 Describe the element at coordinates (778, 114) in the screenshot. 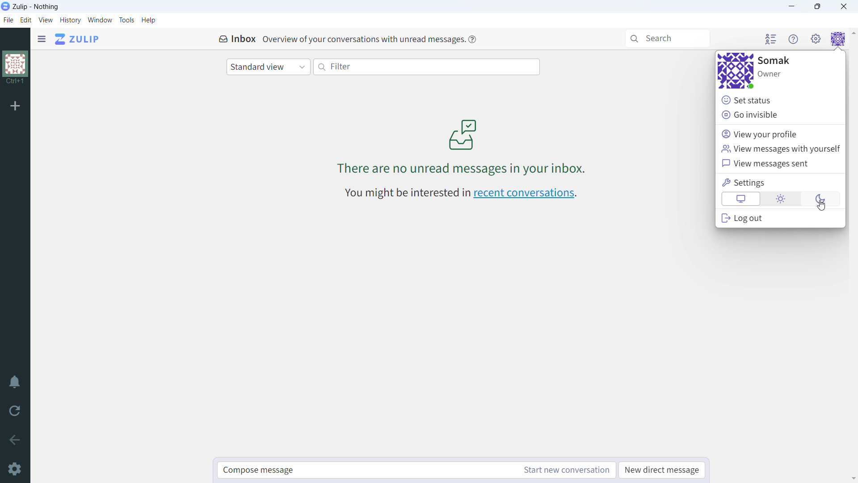

I see `go invisible` at that location.